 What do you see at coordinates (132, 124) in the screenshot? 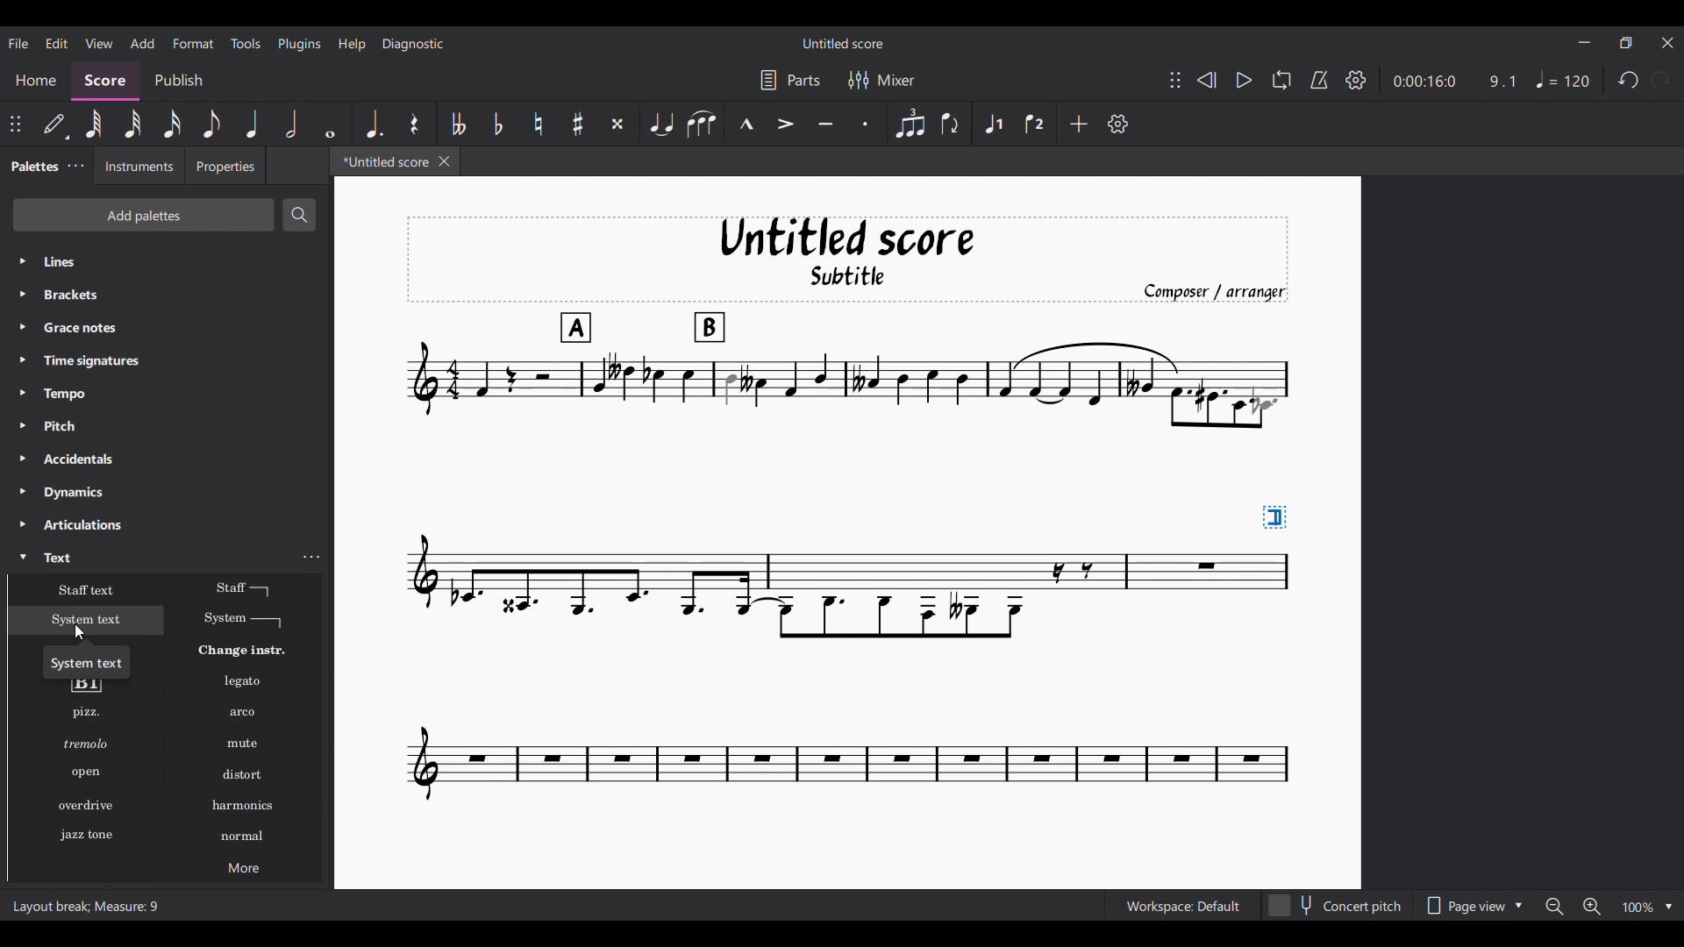
I see `32nd note` at bounding box center [132, 124].